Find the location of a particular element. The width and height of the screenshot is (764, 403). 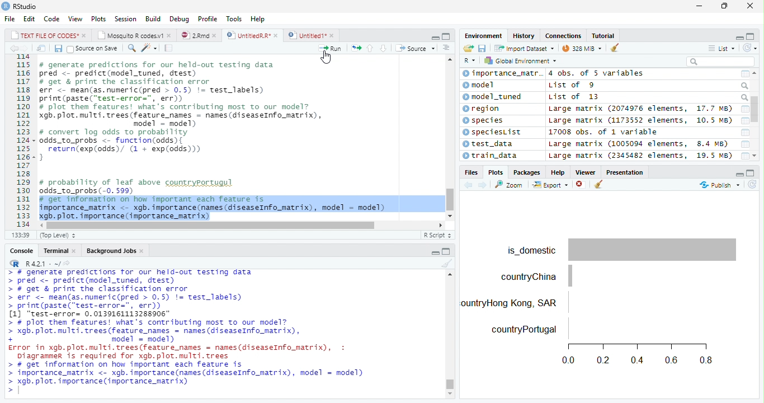

region is located at coordinates (481, 109).